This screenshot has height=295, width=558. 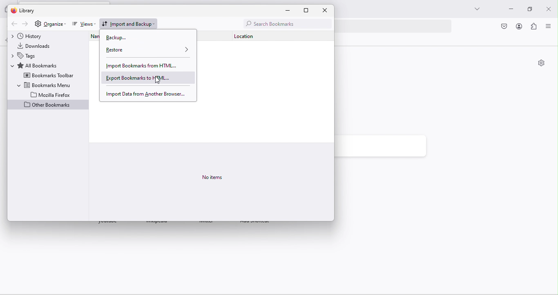 What do you see at coordinates (92, 35) in the screenshot?
I see `name` at bounding box center [92, 35].